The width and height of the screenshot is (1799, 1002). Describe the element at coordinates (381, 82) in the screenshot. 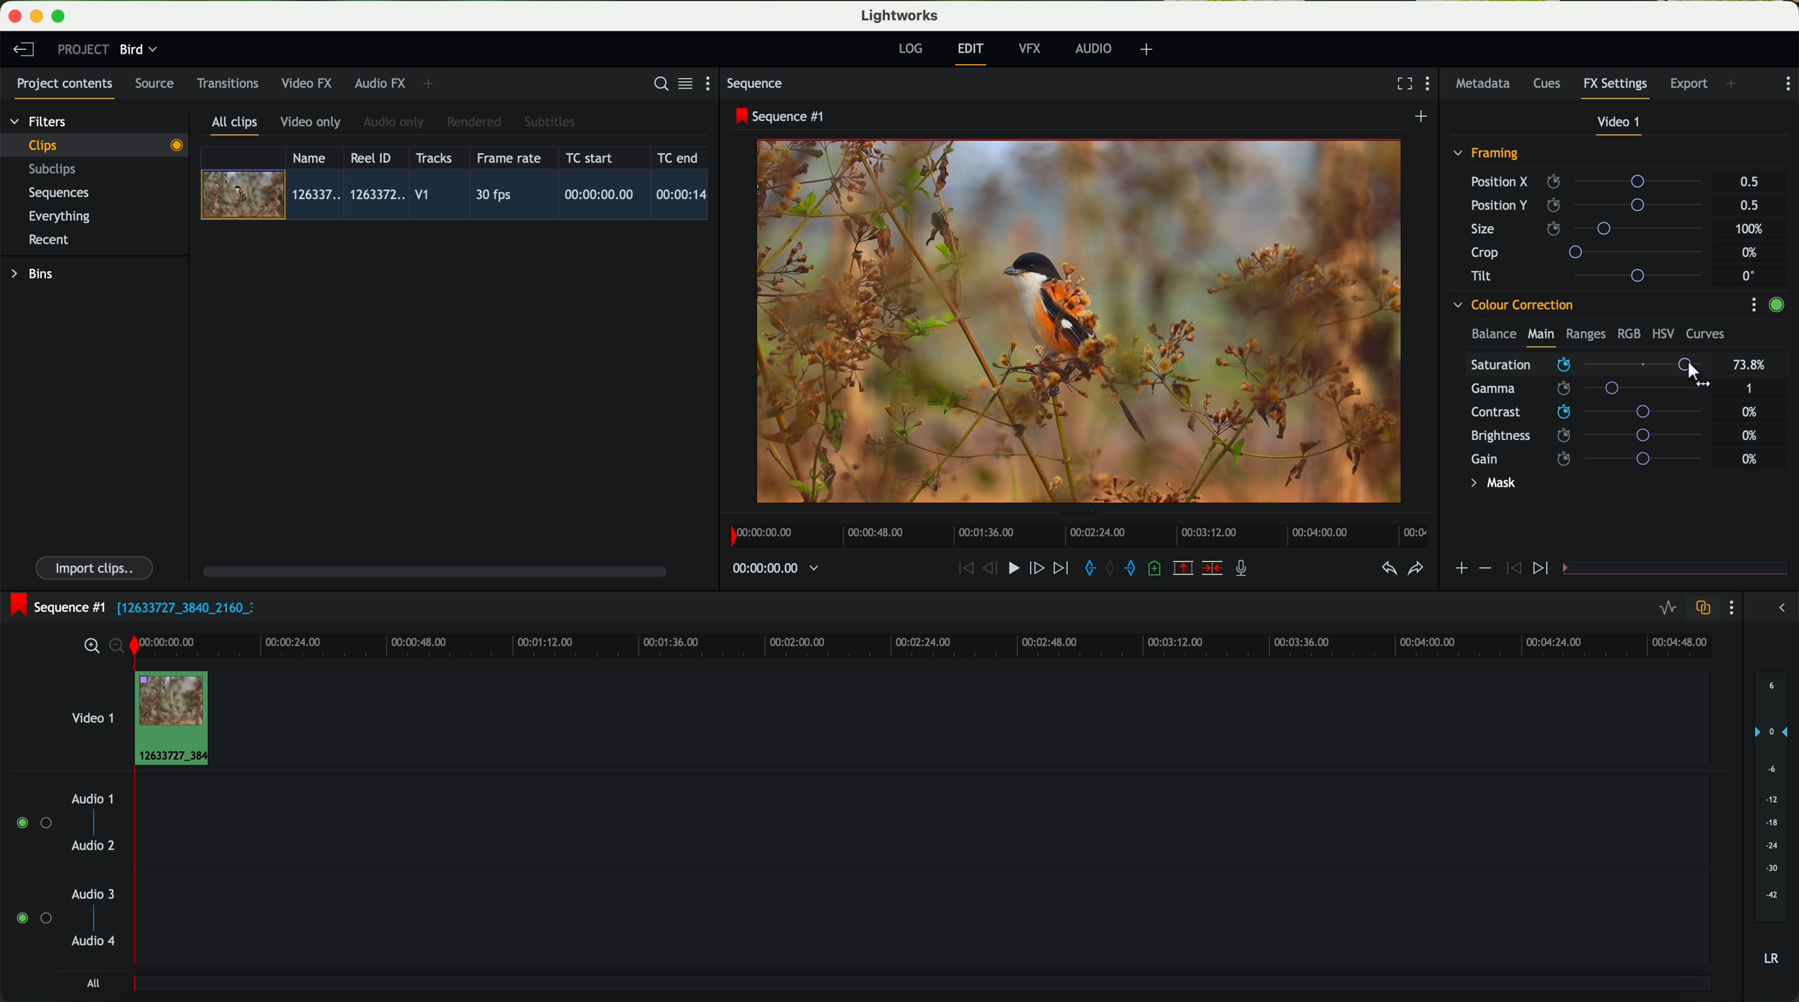

I see `audio FX` at that location.